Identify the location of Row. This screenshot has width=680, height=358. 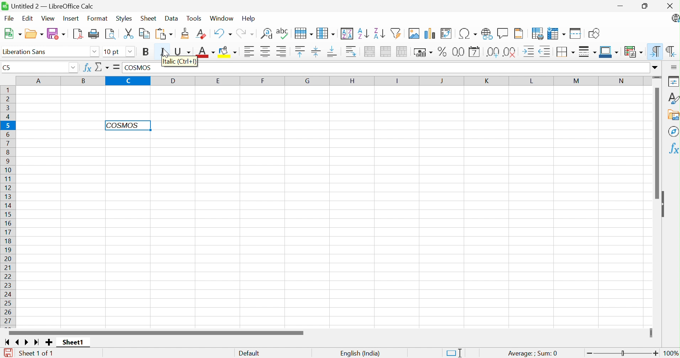
(304, 34).